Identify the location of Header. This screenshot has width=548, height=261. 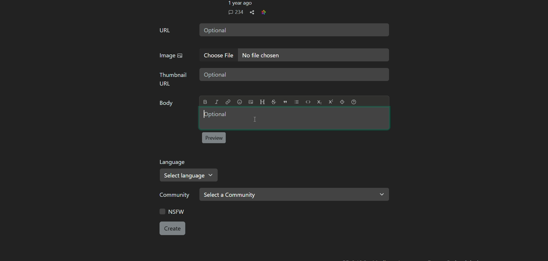
(262, 102).